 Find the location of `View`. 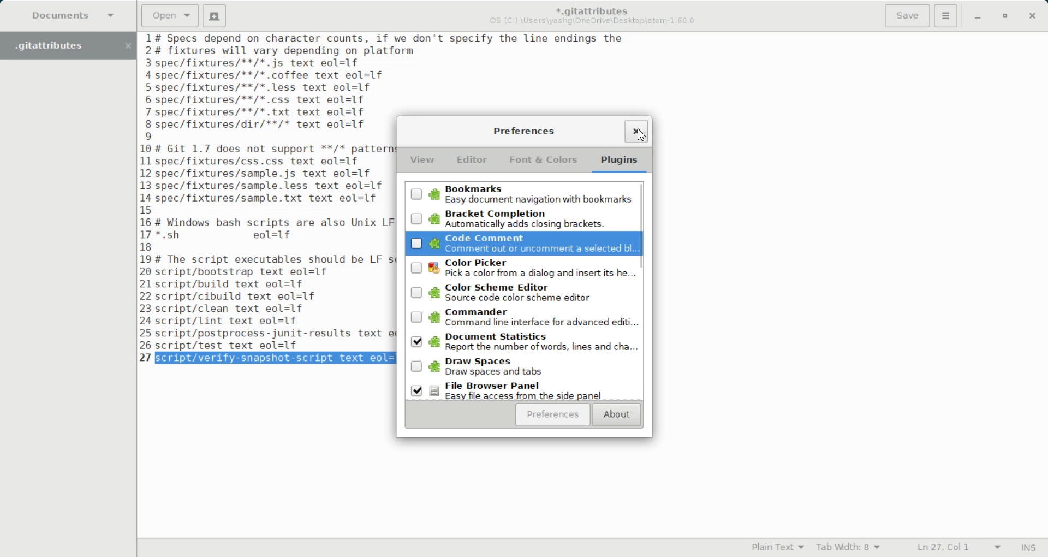

View is located at coordinates (422, 161).